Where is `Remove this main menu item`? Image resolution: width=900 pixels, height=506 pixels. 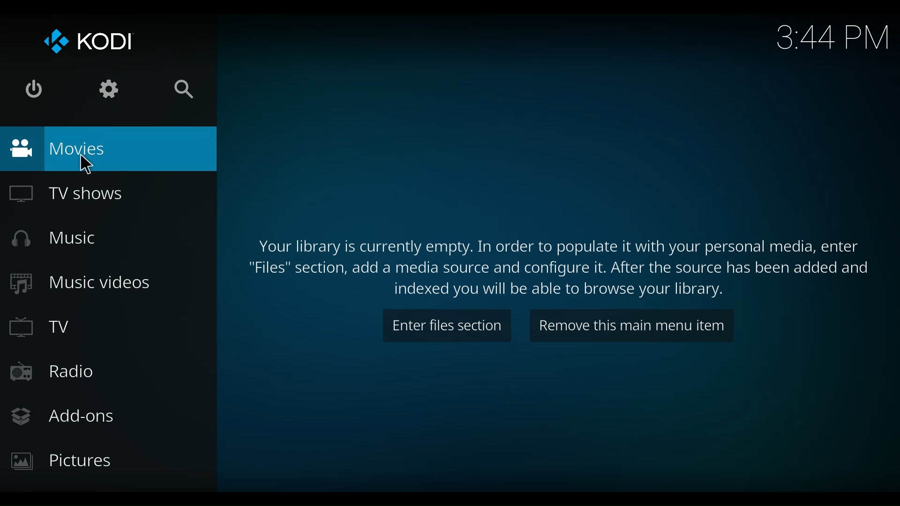 Remove this main menu item is located at coordinates (632, 325).